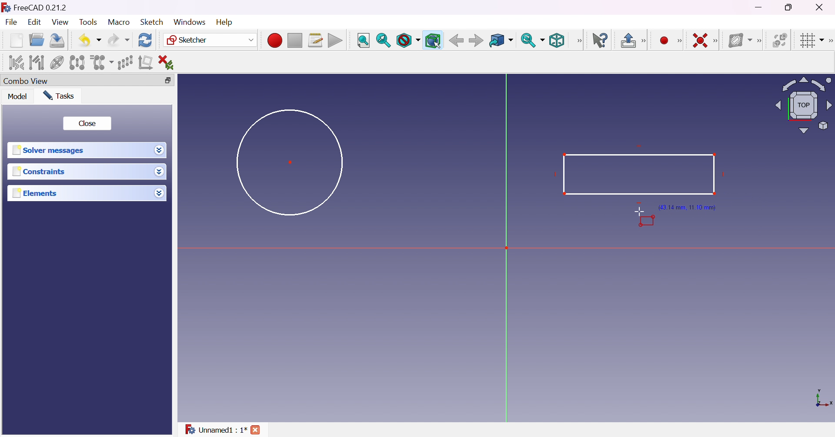  I want to click on Solver messages, so click(48, 150).